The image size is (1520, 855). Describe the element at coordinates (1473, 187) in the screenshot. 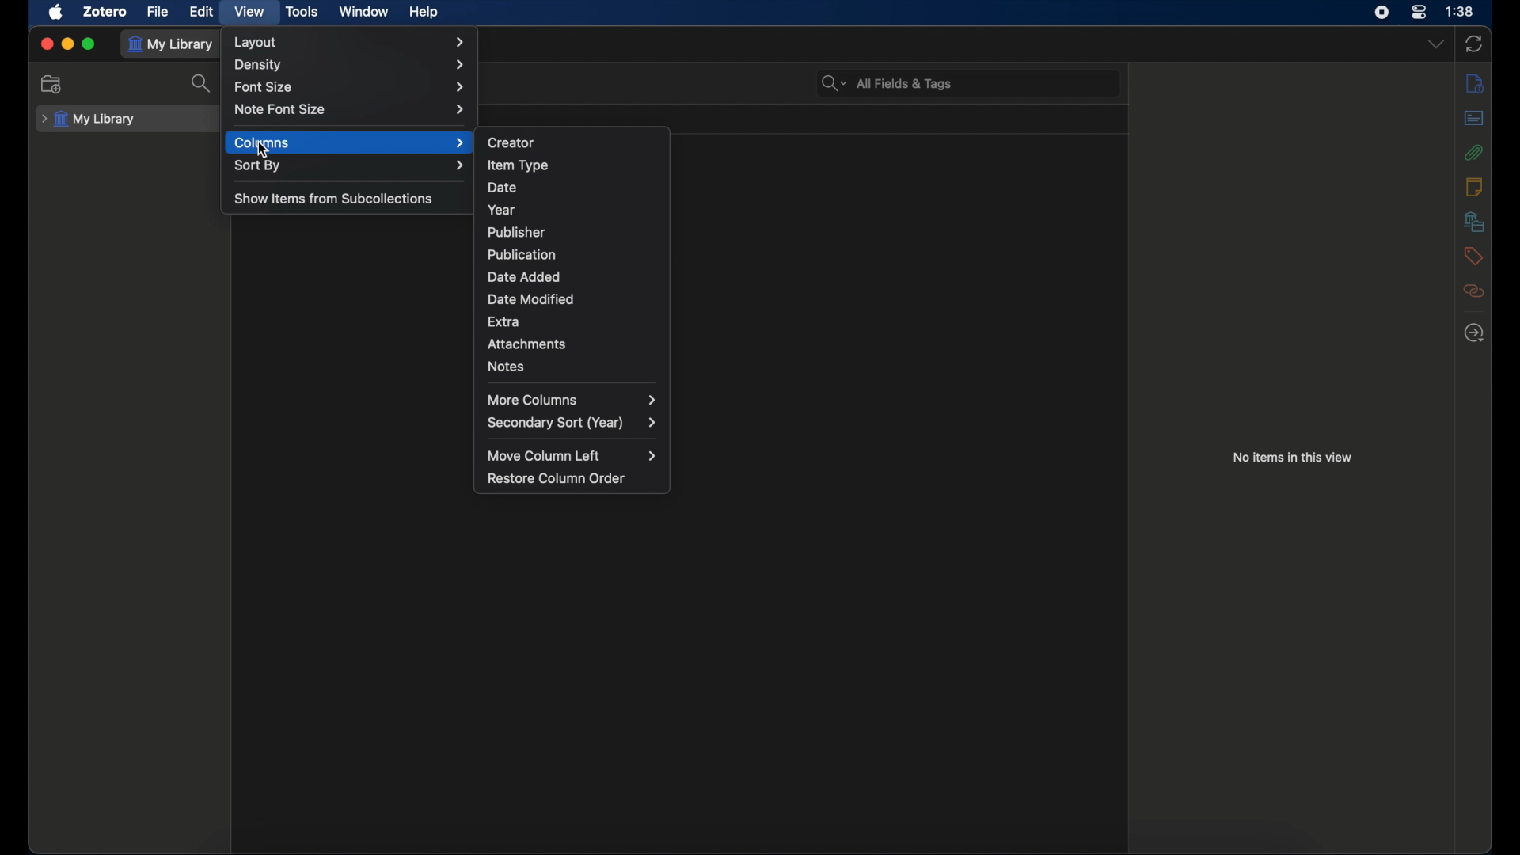

I see `notes` at that location.